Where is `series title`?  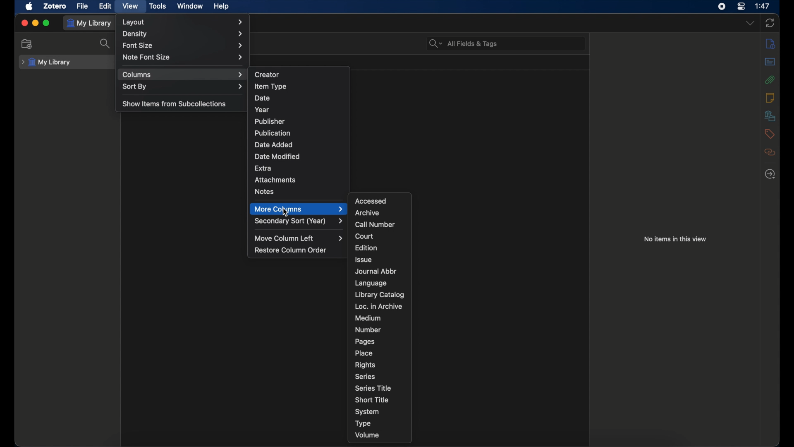
series title is located at coordinates (374, 388).